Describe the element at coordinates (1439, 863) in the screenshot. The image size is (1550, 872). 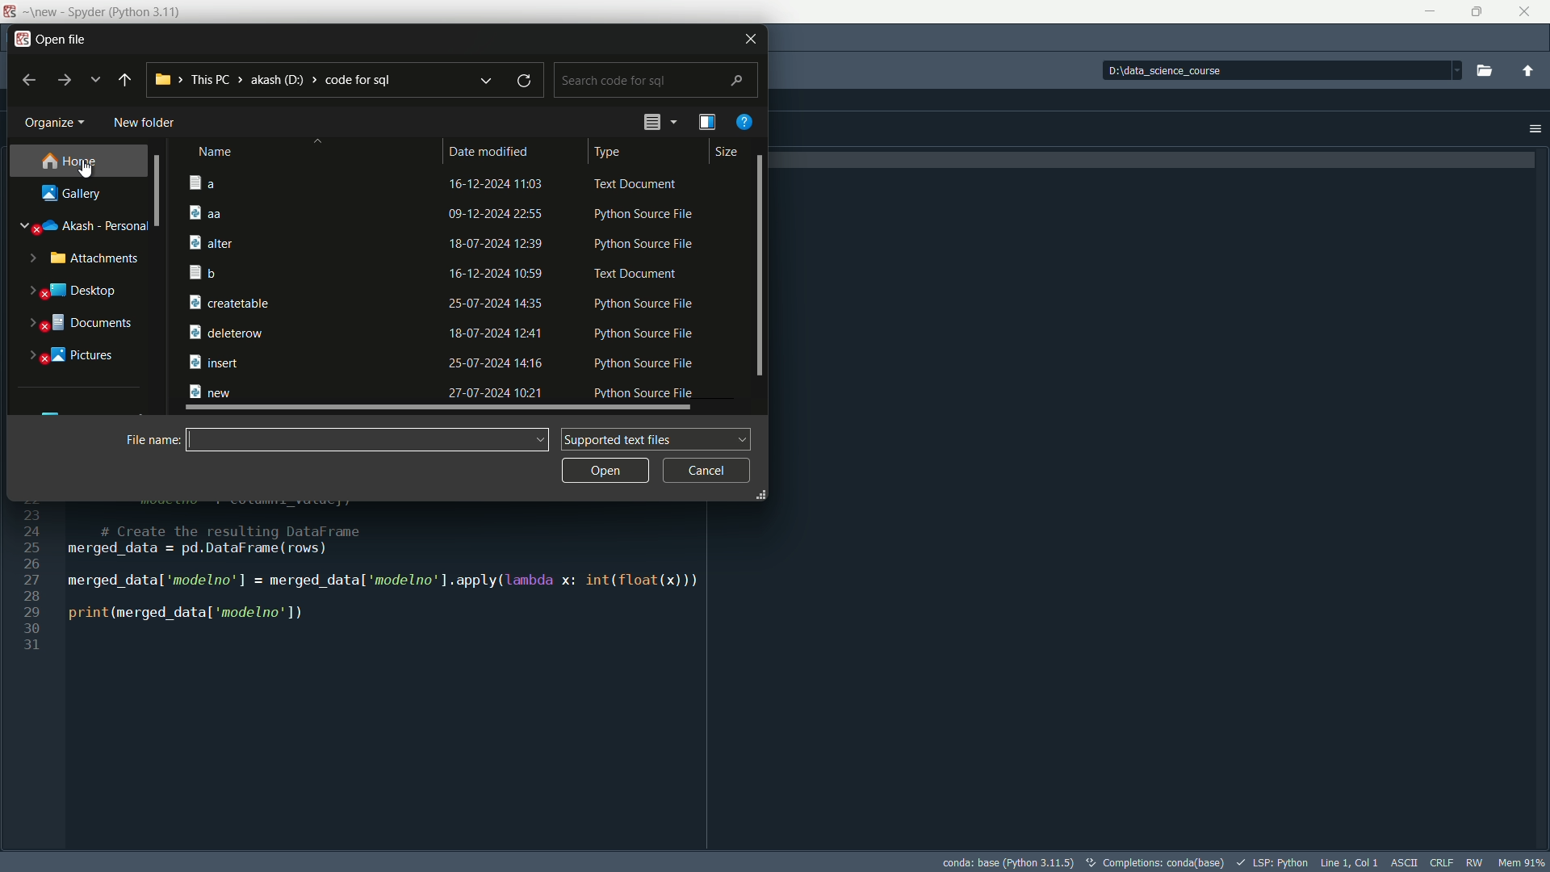
I see `file encoding` at that location.